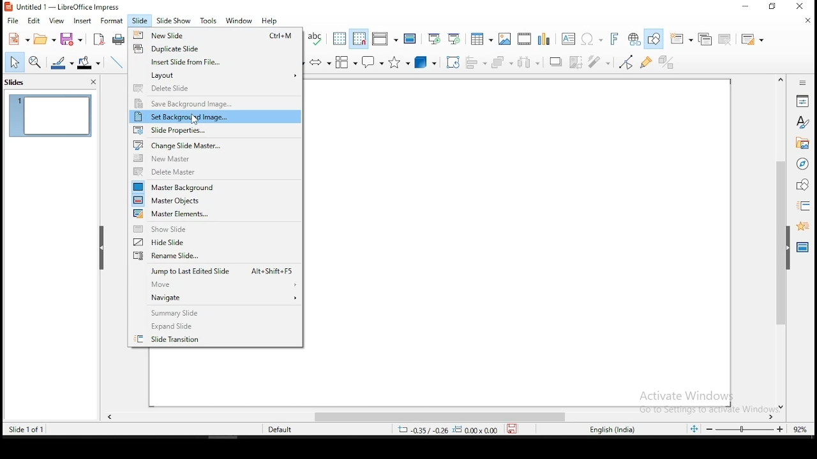 Image resolution: width=817 pixels, height=459 pixels. Describe the element at coordinates (214, 116) in the screenshot. I see `set background image` at that location.